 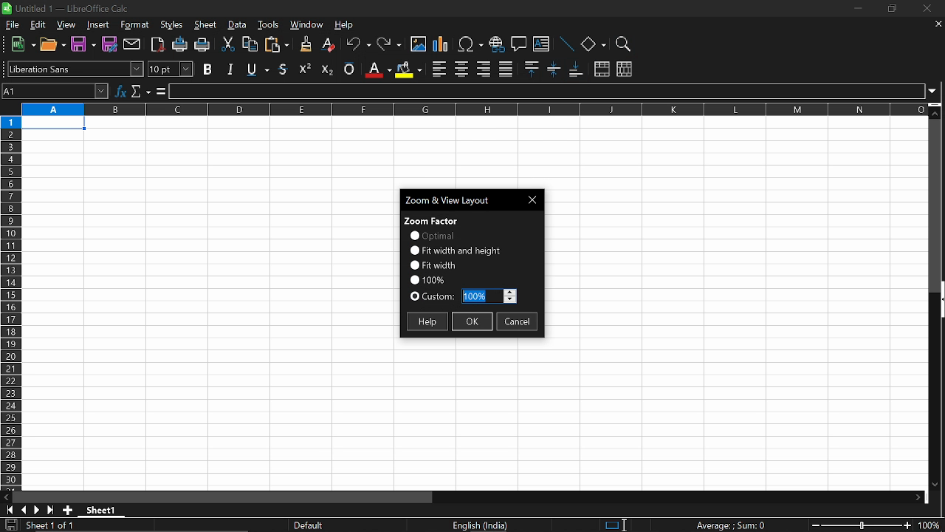 What do you see at coordinates (530, 69) in the screenshot?
I see `align top` at bounding box center [530, 69].